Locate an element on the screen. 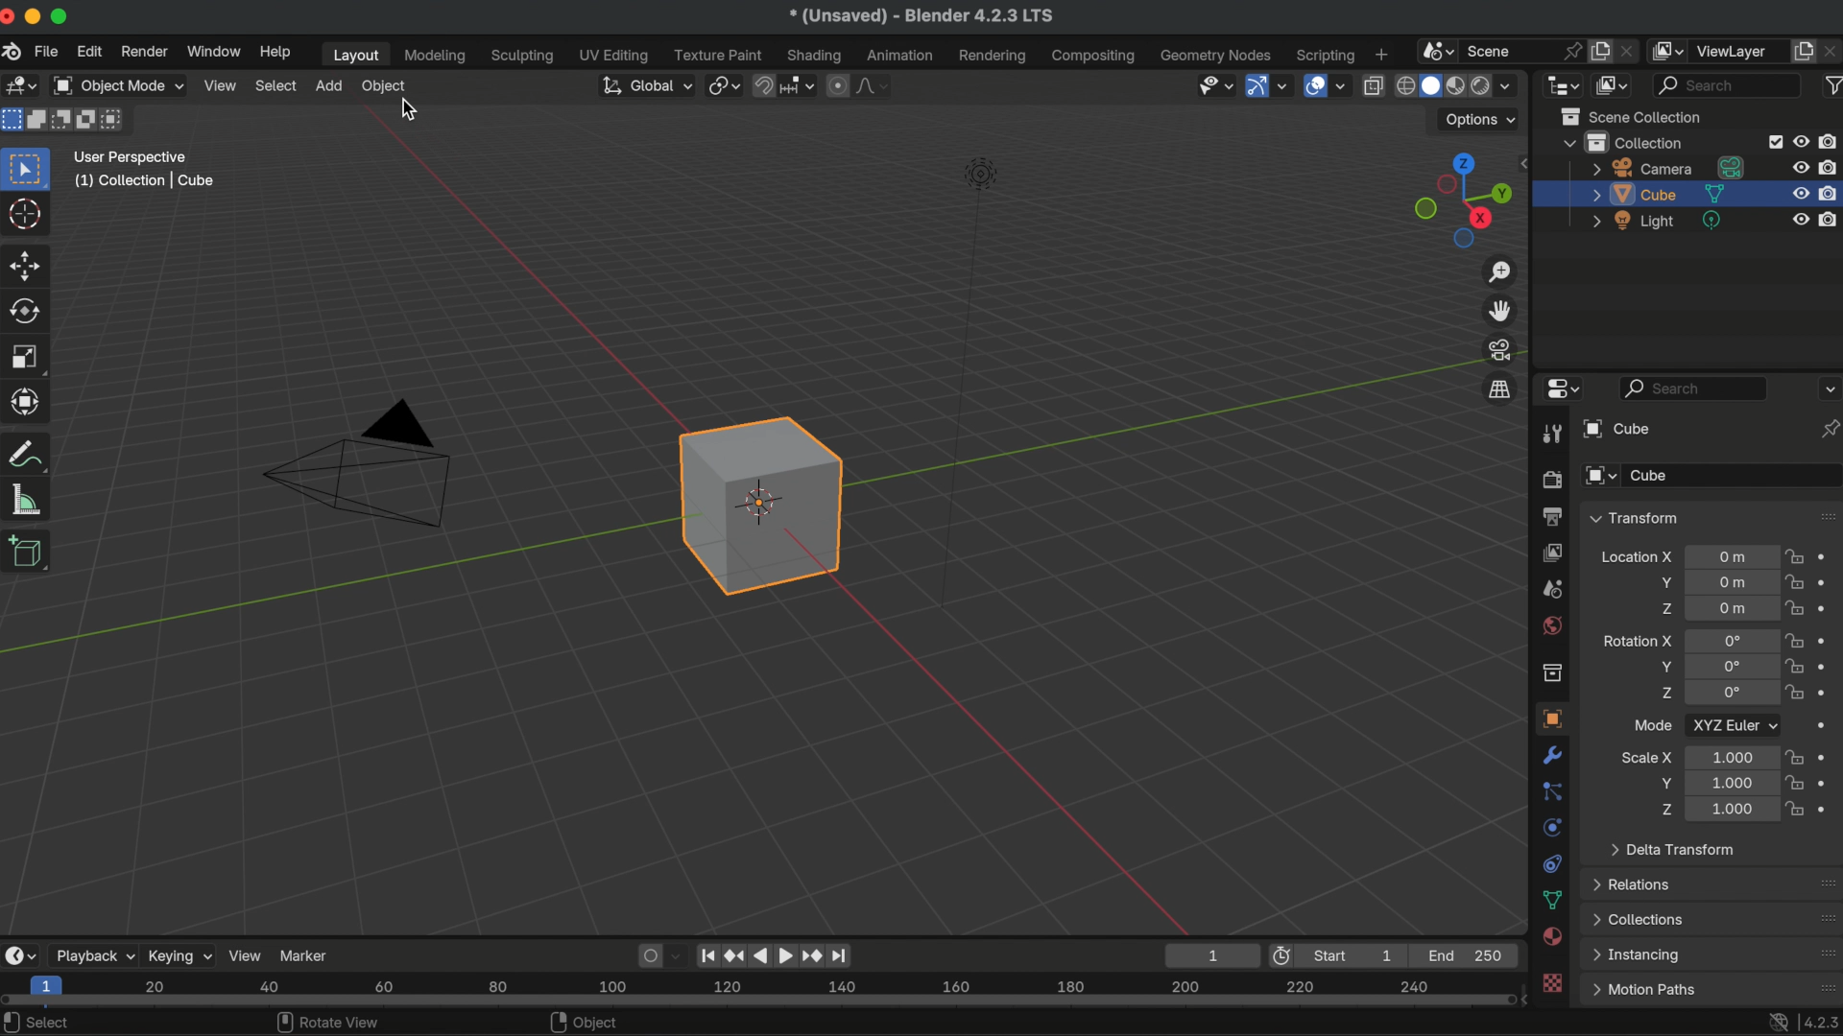  view is located at coordinates (246, 954).